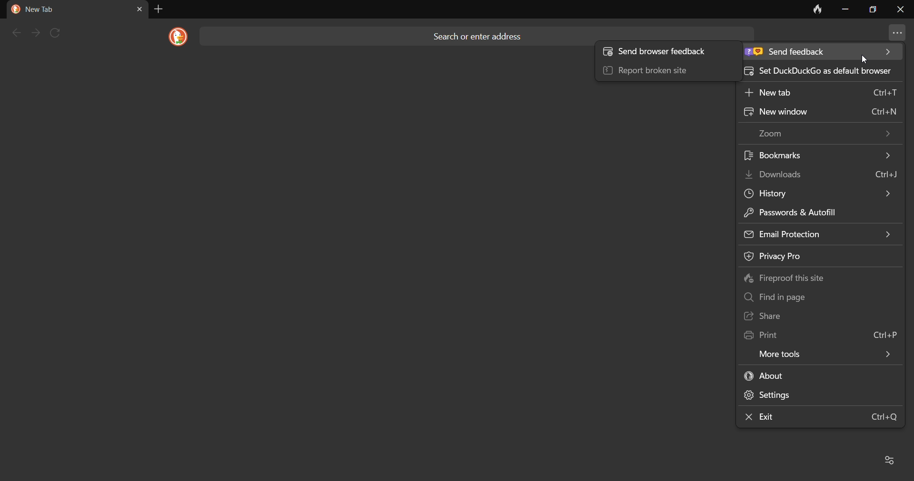 The image size is (914, 481). What do you see at coordinates (659, 71) in the screenshot?
I see `report broken site` at bounding box center [659, 71].